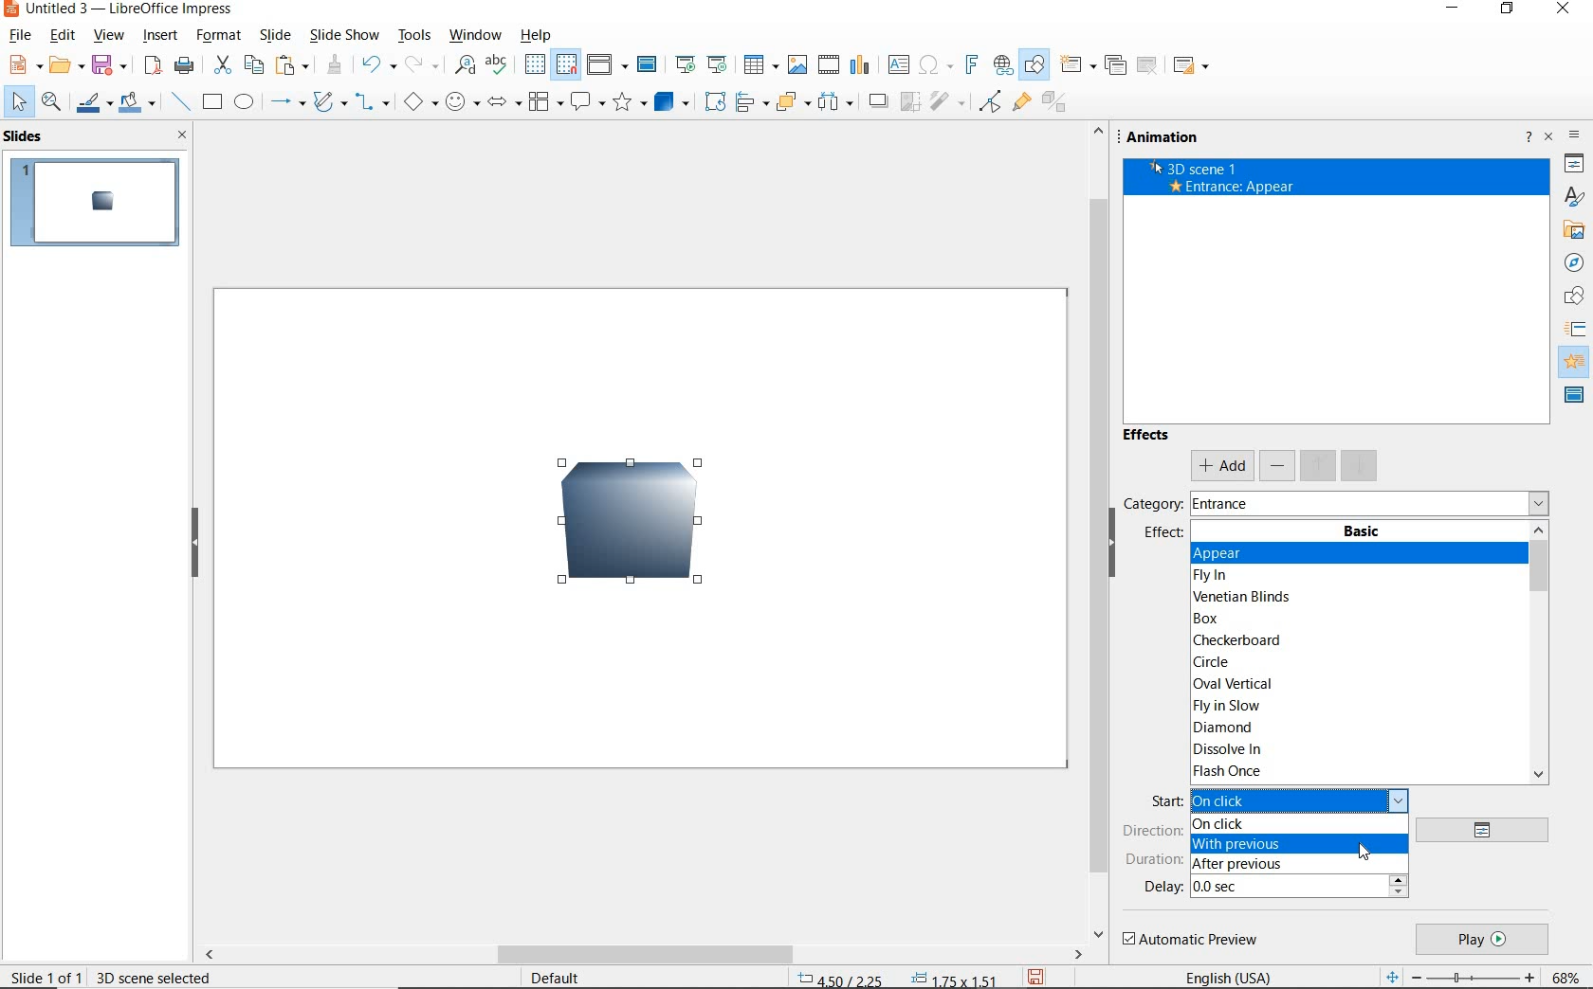 This screenshot has height=989, width=1593. I want to click on BOX, so click(1217, 619).